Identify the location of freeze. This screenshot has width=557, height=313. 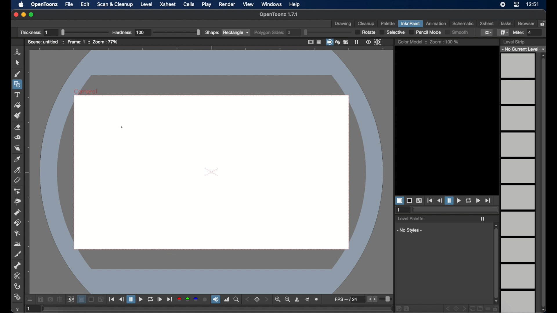
(357, 42).